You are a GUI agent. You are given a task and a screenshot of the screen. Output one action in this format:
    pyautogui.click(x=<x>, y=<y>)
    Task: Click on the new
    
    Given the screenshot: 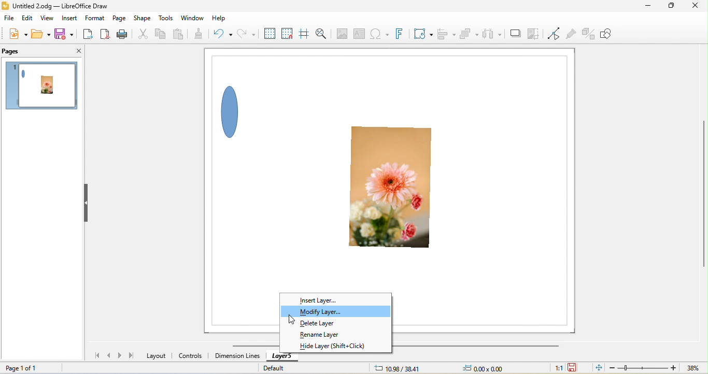 What is the action you would take?
    pyautogui.click(x=18, y=35)
    